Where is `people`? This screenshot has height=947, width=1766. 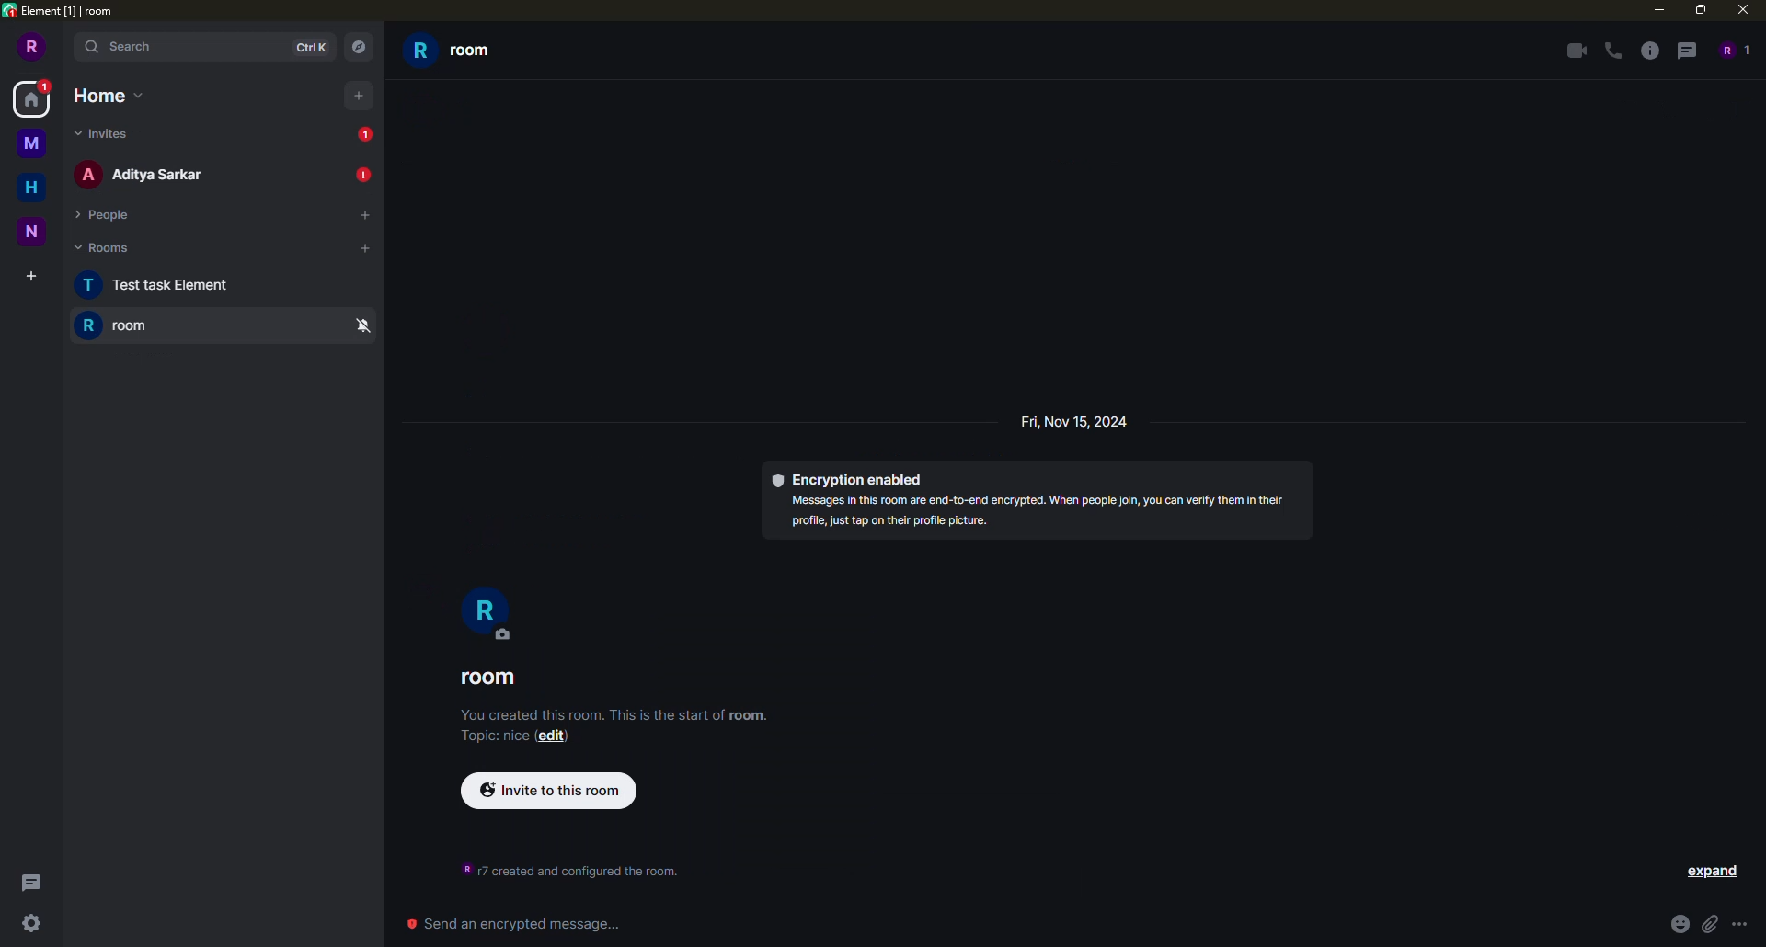 people is located at coordinates (107, 214).